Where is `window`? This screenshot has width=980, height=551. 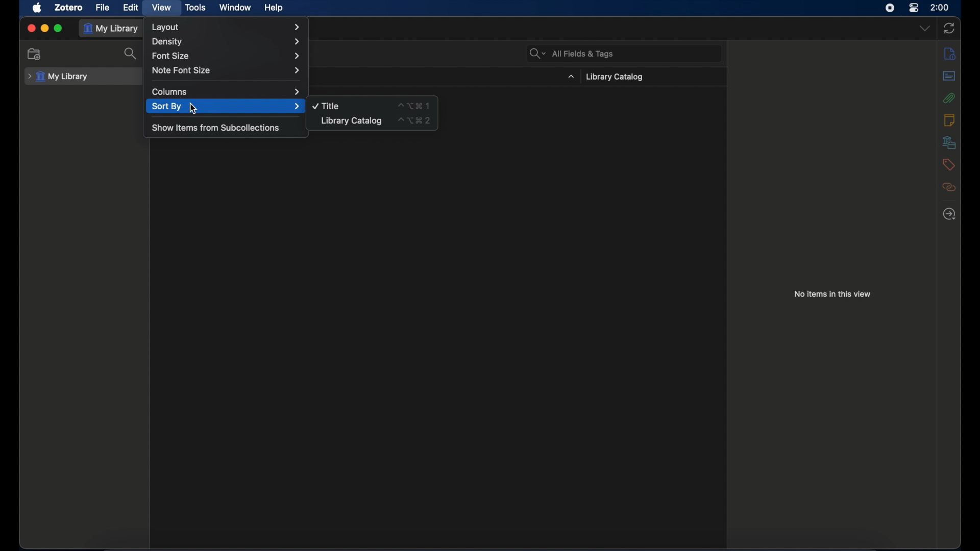
window is located at coordinates (235, 8).